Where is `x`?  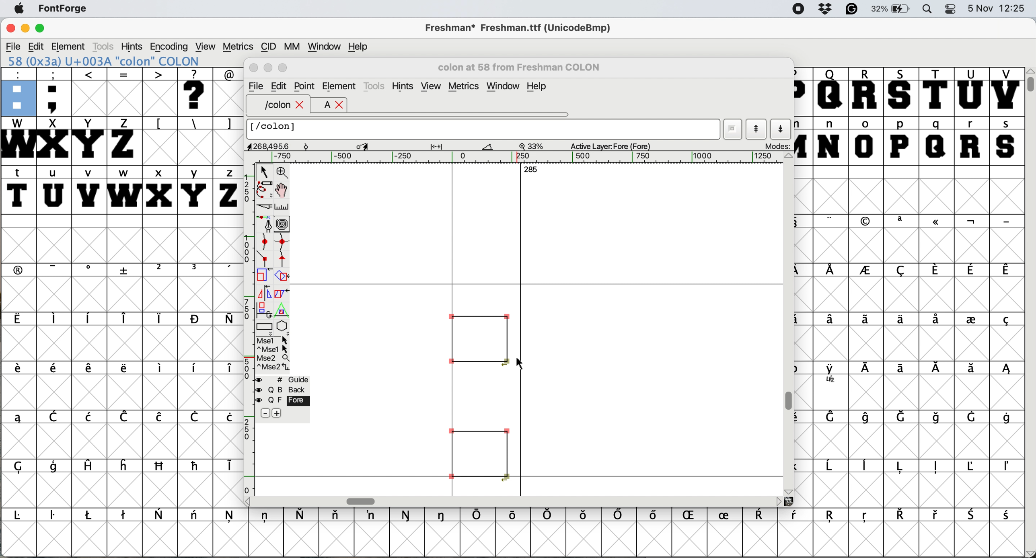
x is located at coordinates (159, 189).